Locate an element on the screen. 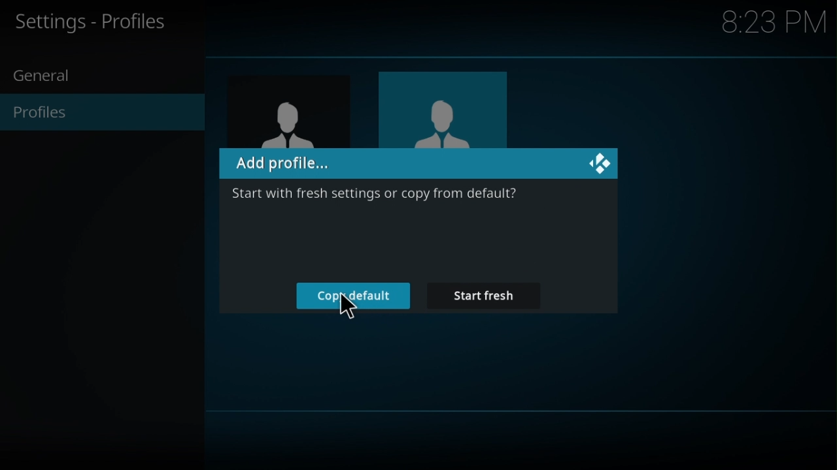  contact is located at coordinates (292, 112).